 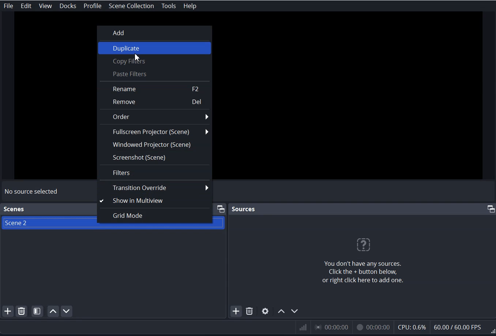 What do you see at coordinates (7, 311) in the screenshot?
I see `Add Scene` at bounding box center [7, 311].